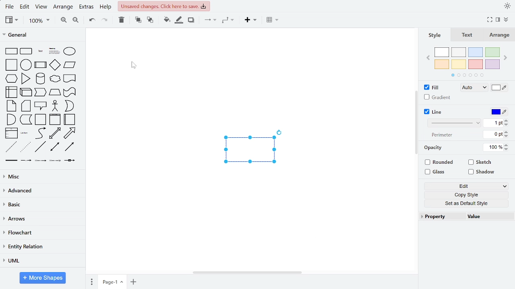 The height and width of the screenshot is (289, 515). I want to click on basic, so click(42, 206).